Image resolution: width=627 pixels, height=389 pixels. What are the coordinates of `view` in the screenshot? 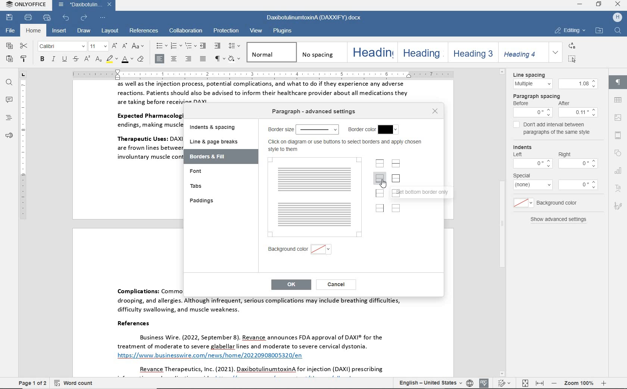 It's located at (257, 31).